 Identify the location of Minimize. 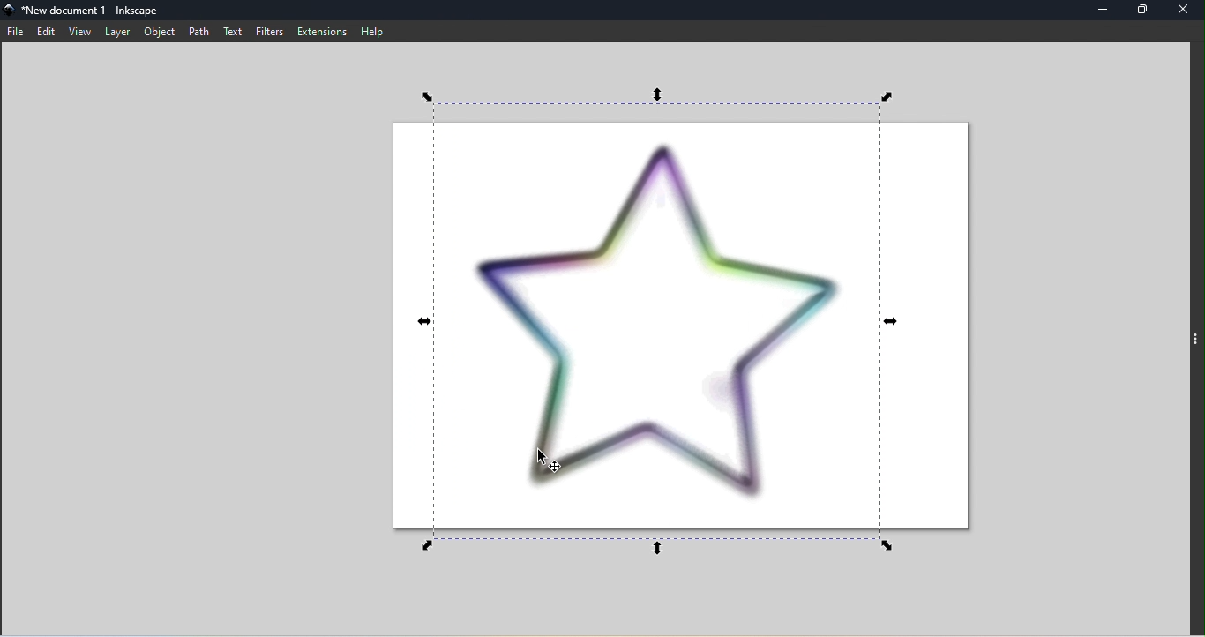
(1104, 11).